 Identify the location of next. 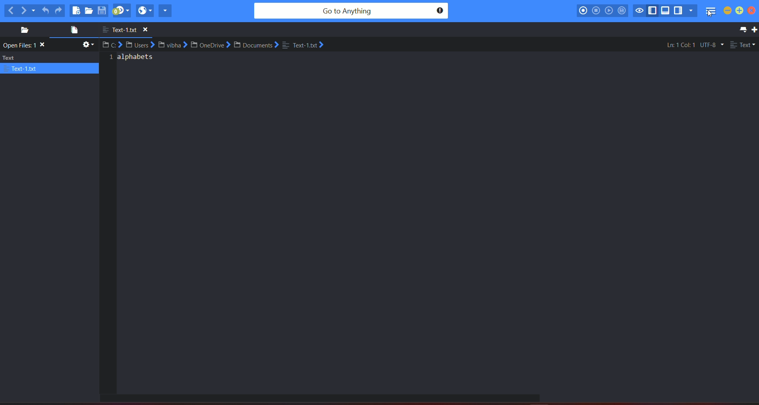
(28, 10).